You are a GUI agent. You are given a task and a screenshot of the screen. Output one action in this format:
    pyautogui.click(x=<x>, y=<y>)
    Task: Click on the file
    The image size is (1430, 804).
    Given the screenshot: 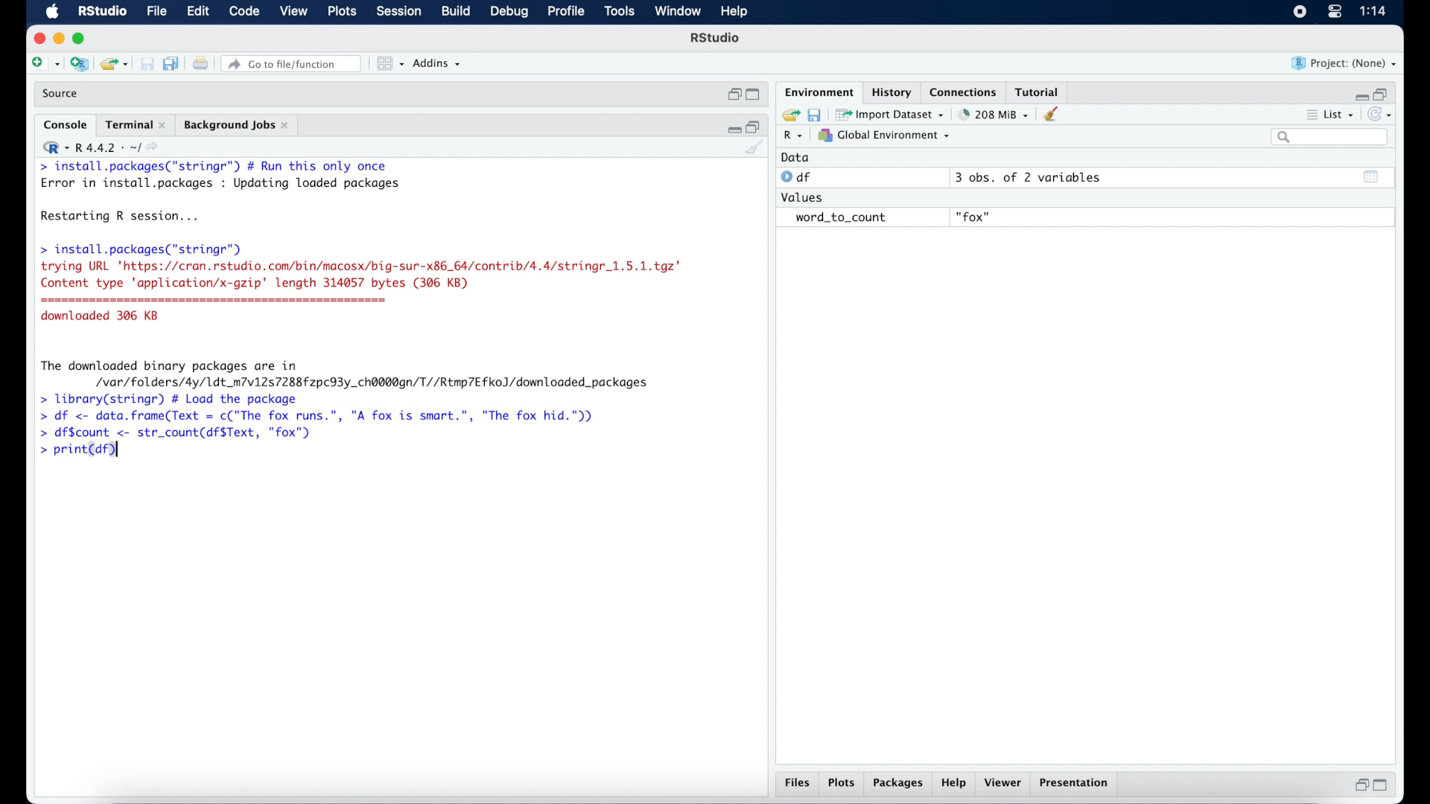 What is the action you would take?
    pyautogui.click(x=158, y=12)
    